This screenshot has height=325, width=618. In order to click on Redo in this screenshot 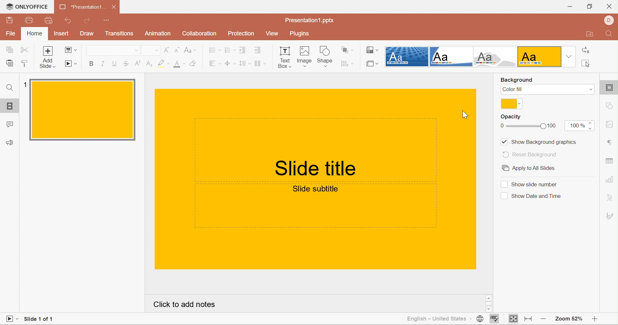, I will do `click(88, 21)`.